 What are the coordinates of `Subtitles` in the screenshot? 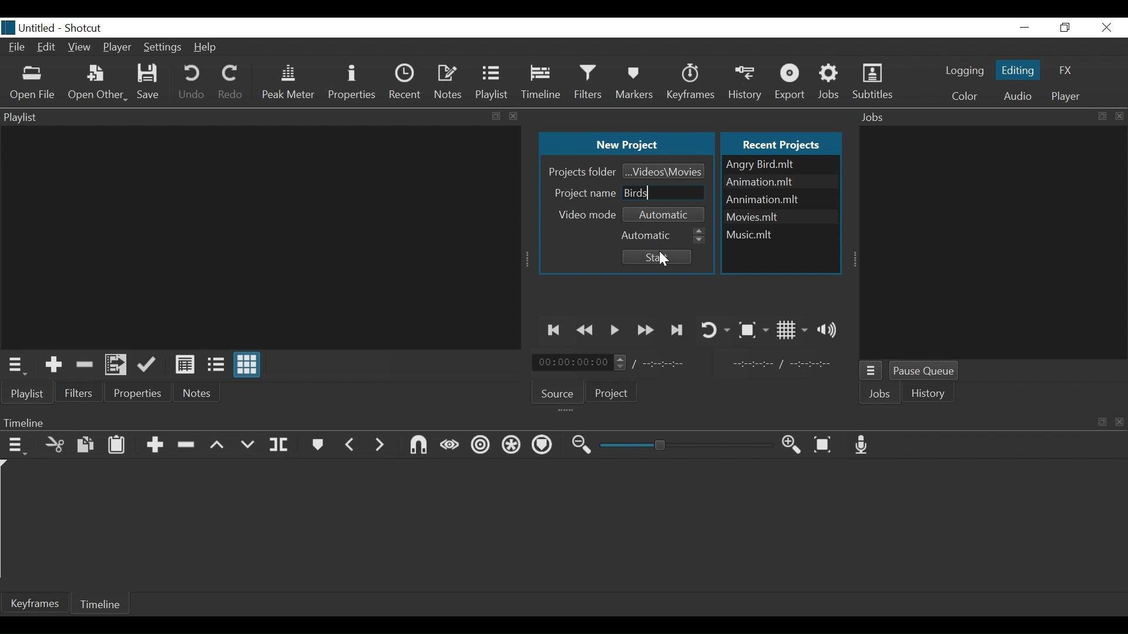 It's located at (872, 82).